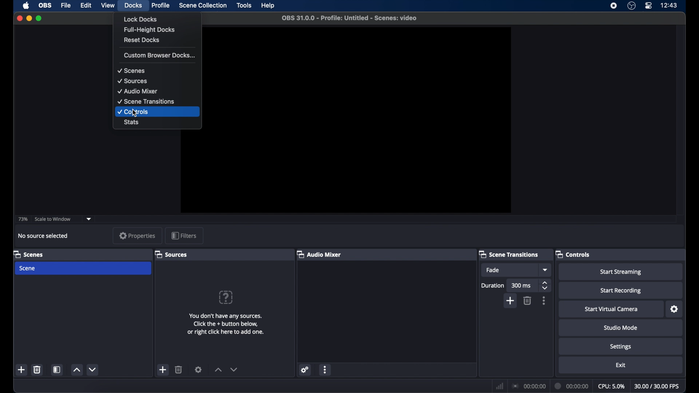 This screenshot has height=393, width=699. I want to click on control center, so click(648, 5).